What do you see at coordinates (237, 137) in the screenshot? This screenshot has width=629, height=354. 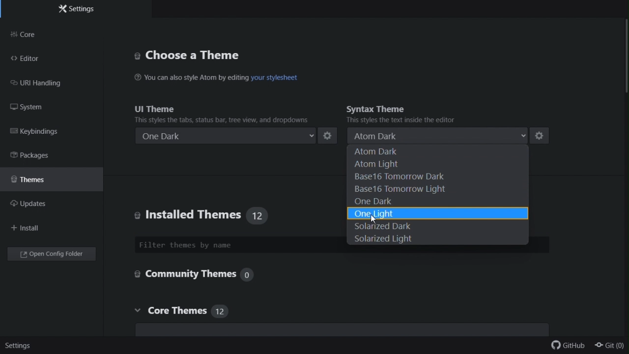 I see `One dark` at bounding box center [237, 137].